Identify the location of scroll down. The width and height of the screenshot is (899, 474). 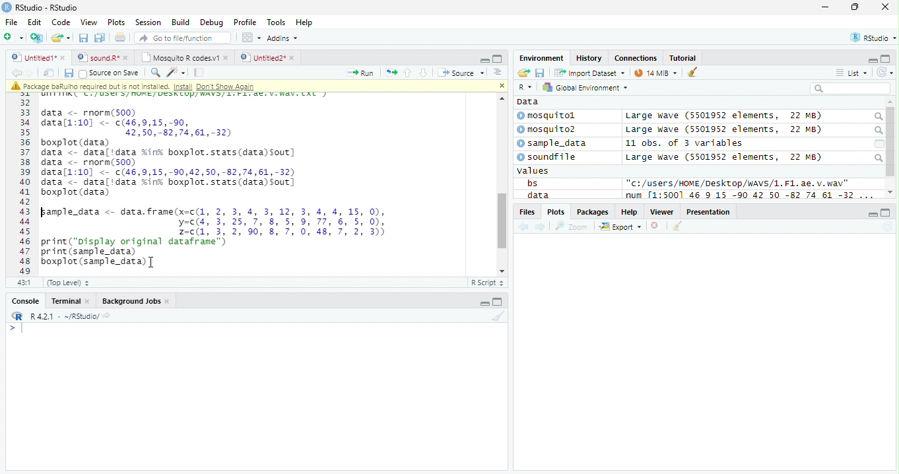
(890, 192).